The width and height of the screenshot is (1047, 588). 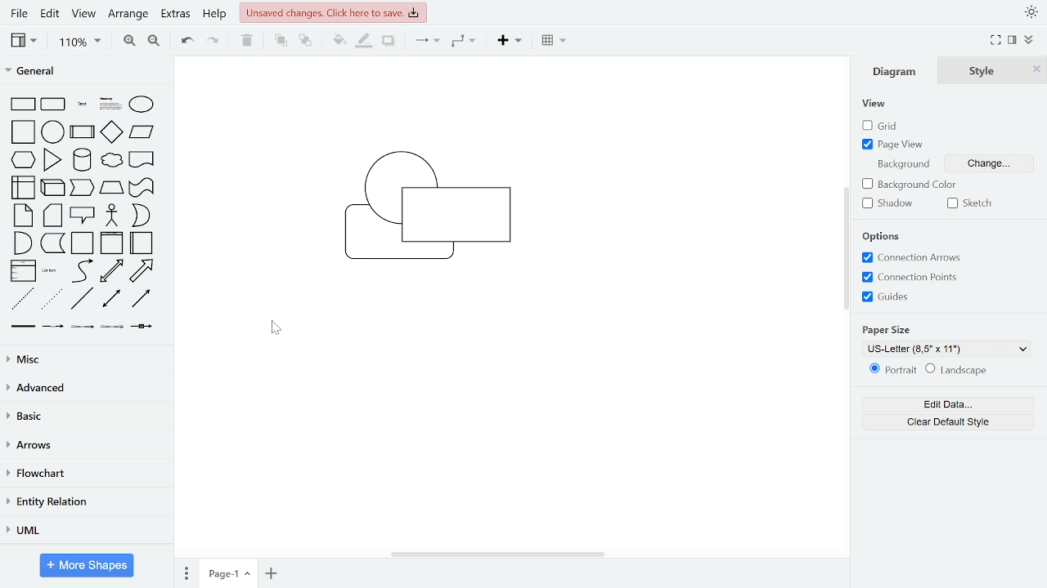 I want to click on zoom out, so click(x=155, y=42).